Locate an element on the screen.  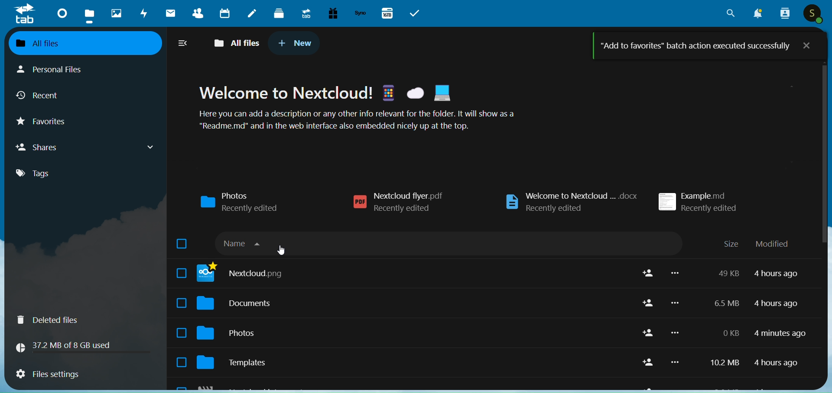
Select all is located at coordinates (181, 243).